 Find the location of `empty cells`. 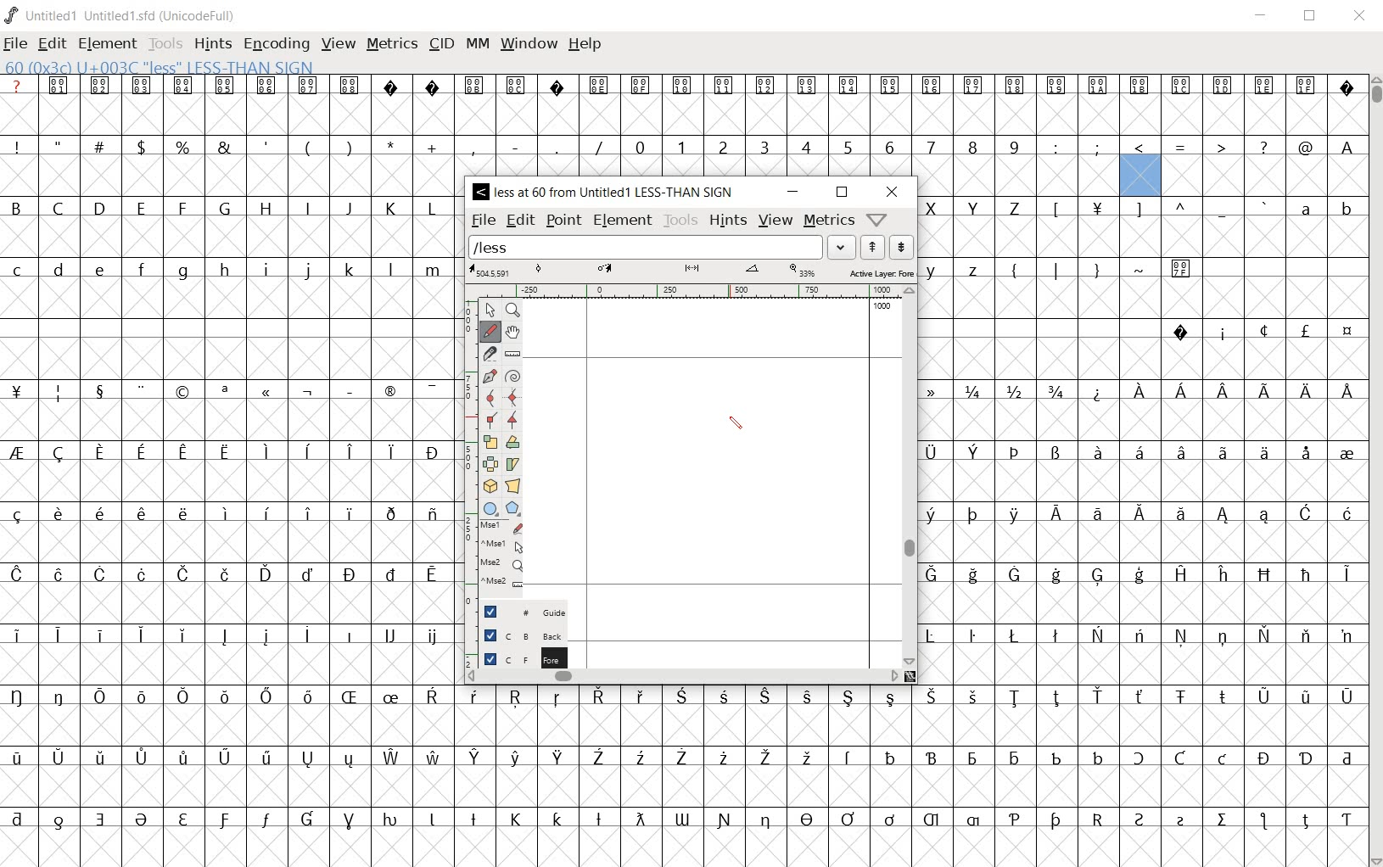

empty cells is located at coordinates (229, 665).